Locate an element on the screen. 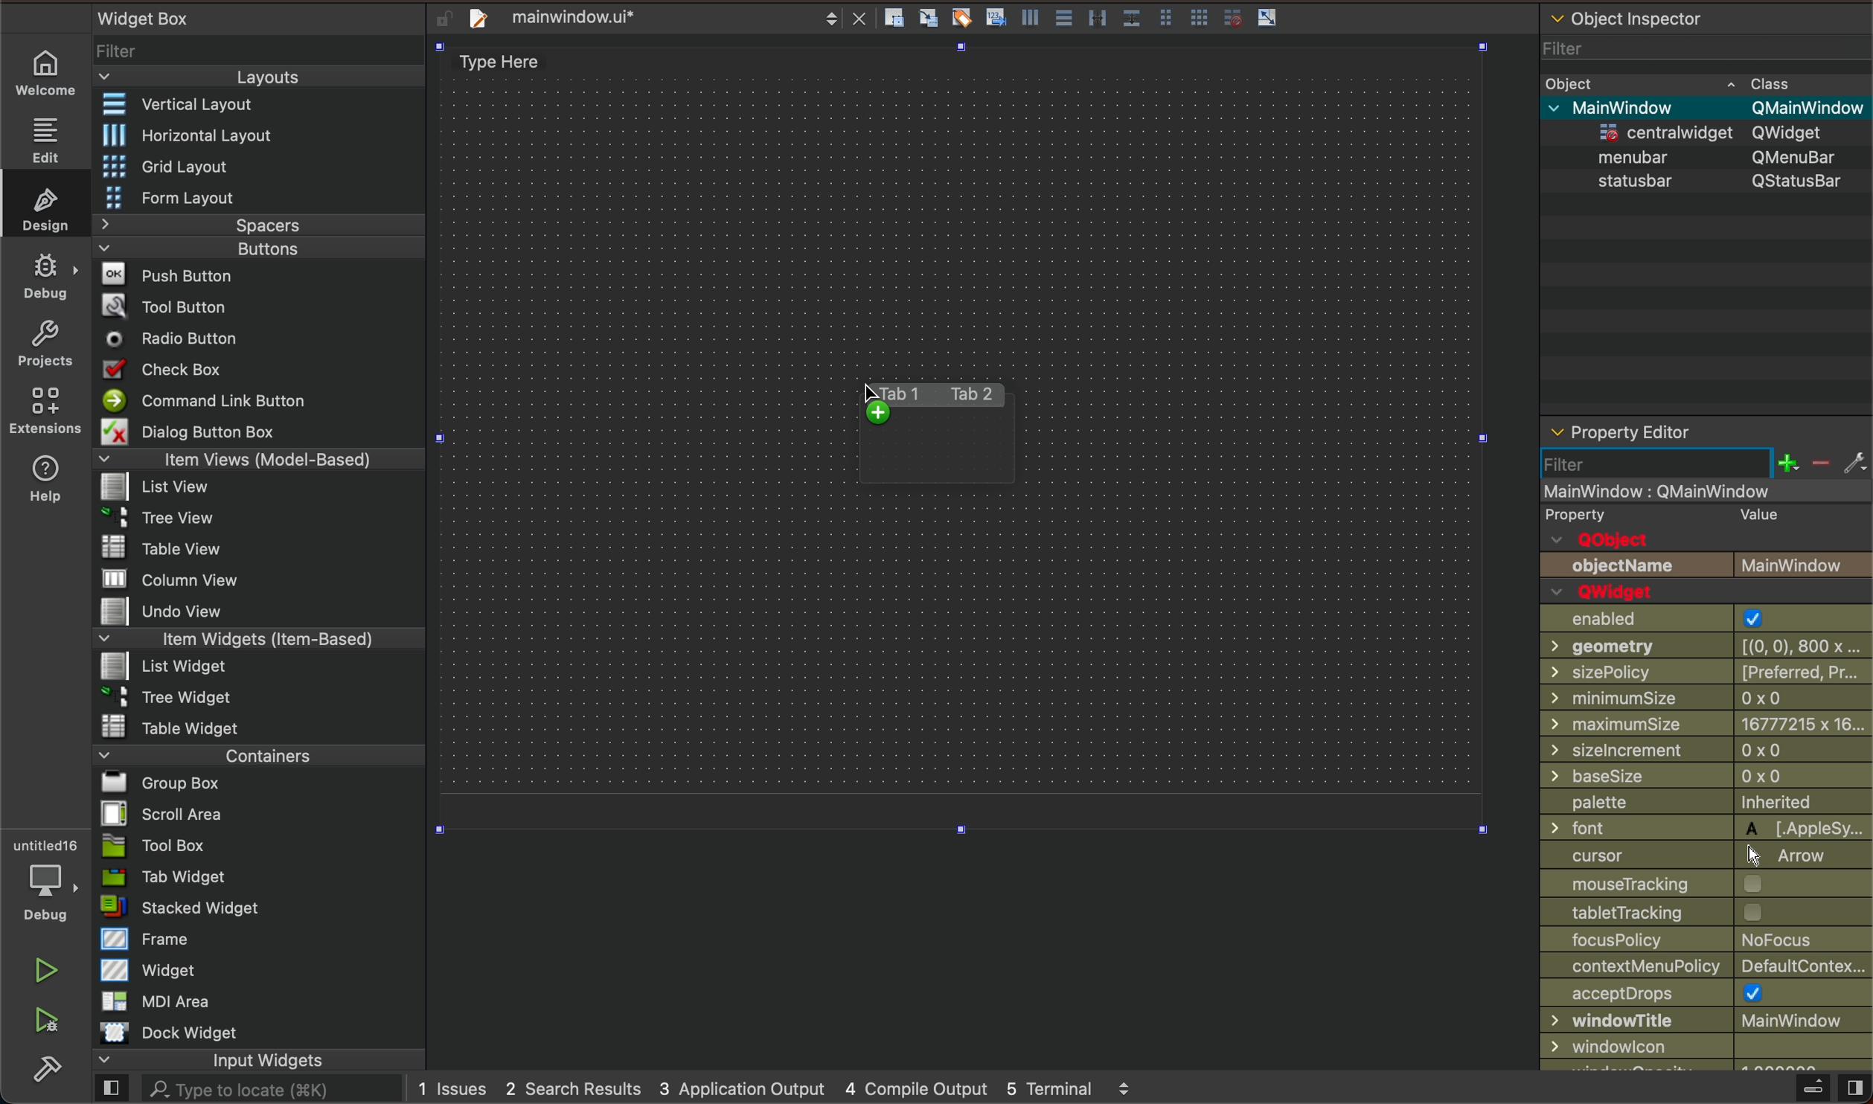  debug is located at coordinates (46, 275).